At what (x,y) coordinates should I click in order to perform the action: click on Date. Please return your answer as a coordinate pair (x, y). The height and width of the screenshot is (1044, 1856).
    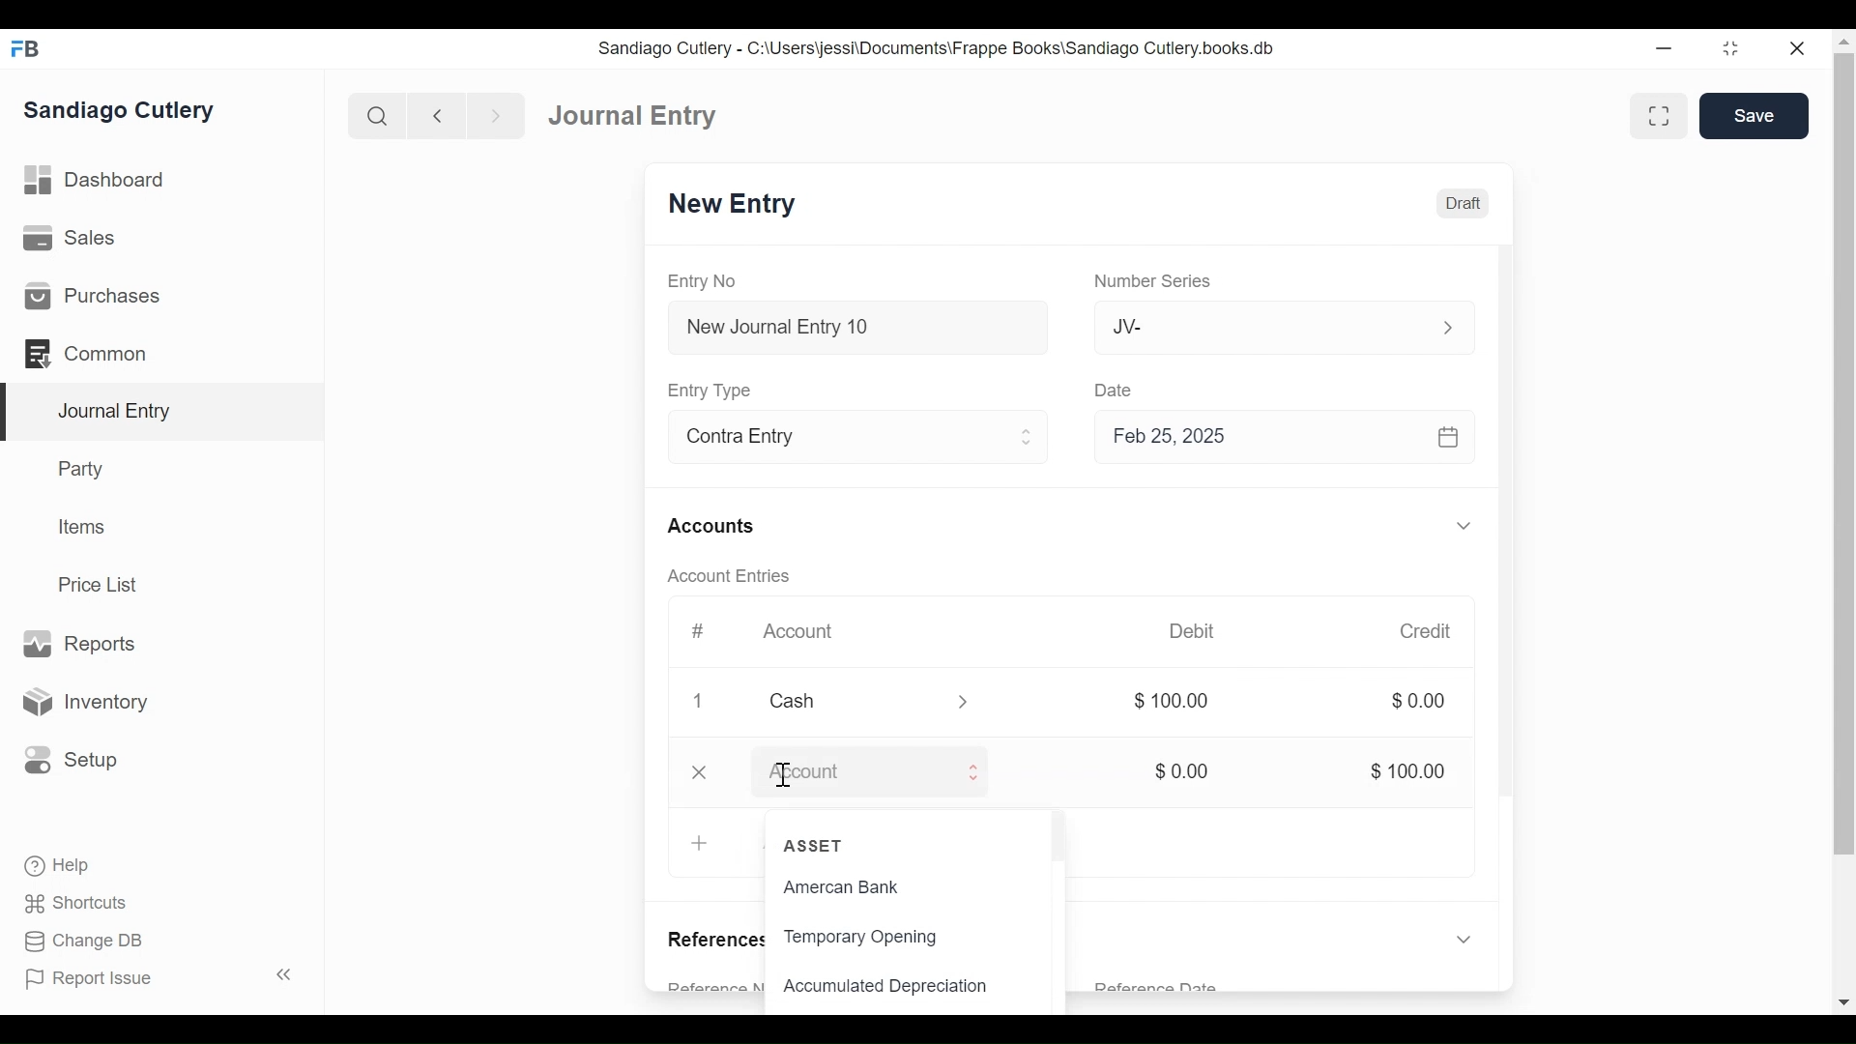
    Looking at the image, I should click on (1122, 390).